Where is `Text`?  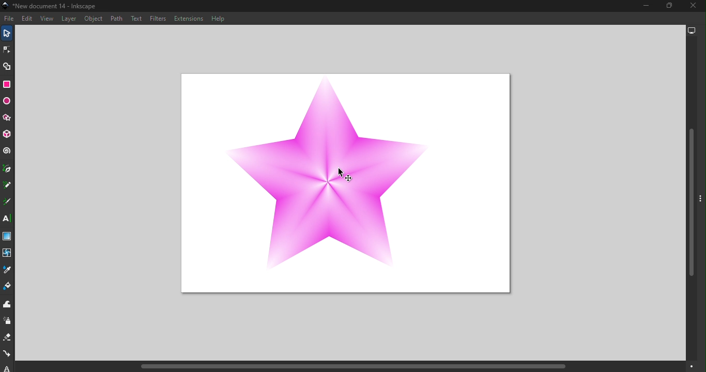
Text is located at coordinates (136, 18).